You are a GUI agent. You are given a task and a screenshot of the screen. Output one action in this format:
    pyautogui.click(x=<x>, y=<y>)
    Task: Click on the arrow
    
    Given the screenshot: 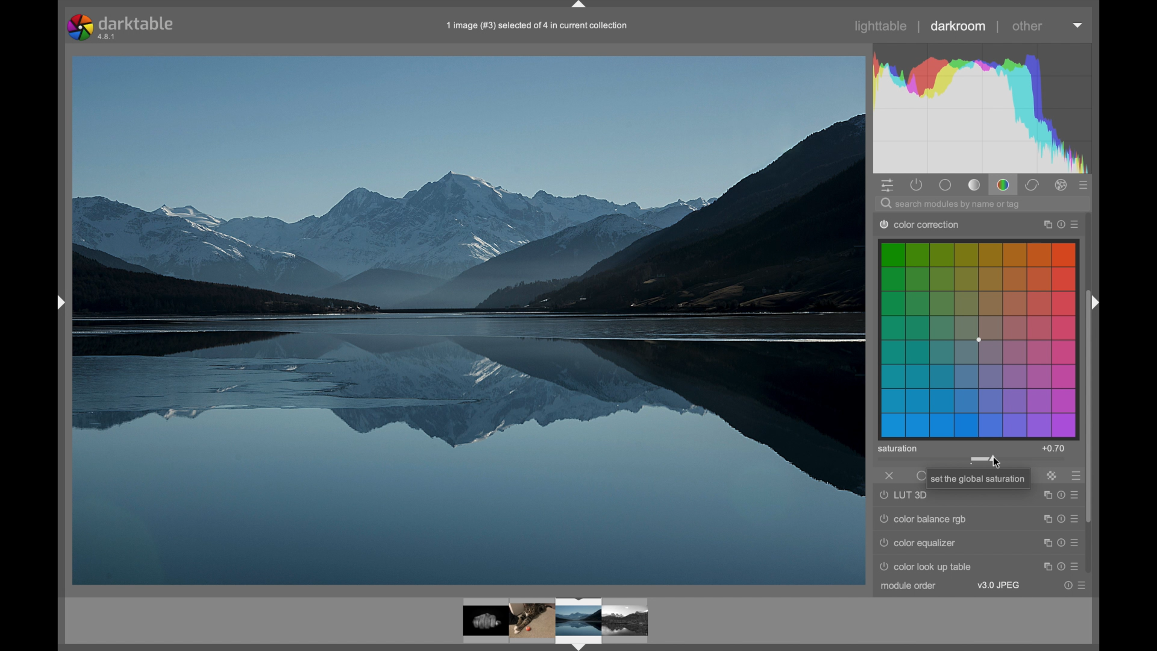 What is the action you would take?
    pyautogui.click(x=1095, y=302)
    